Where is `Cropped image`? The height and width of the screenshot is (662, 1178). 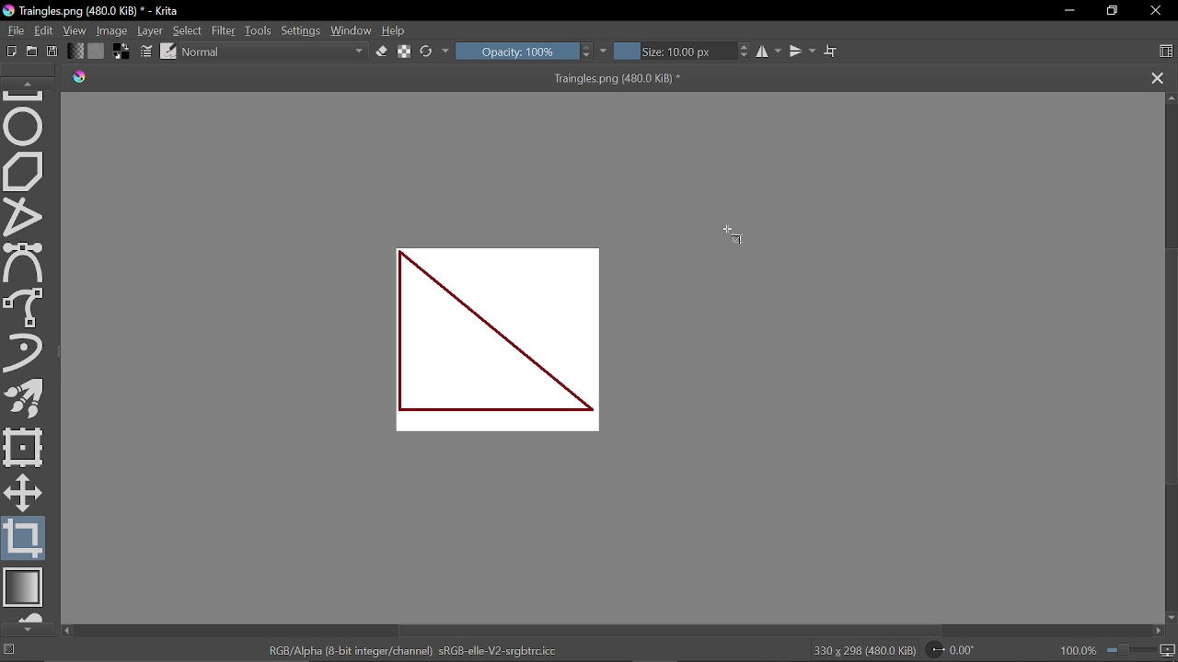
Cropped image is located at coordinates (502, 341).